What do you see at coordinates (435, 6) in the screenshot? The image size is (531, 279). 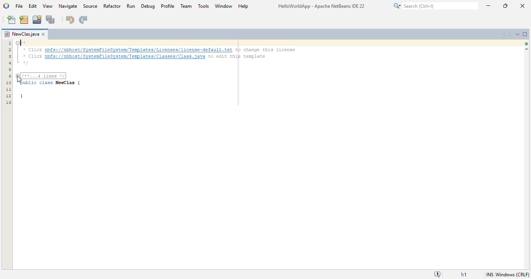 I see `search` at bounding box center [435, 6].